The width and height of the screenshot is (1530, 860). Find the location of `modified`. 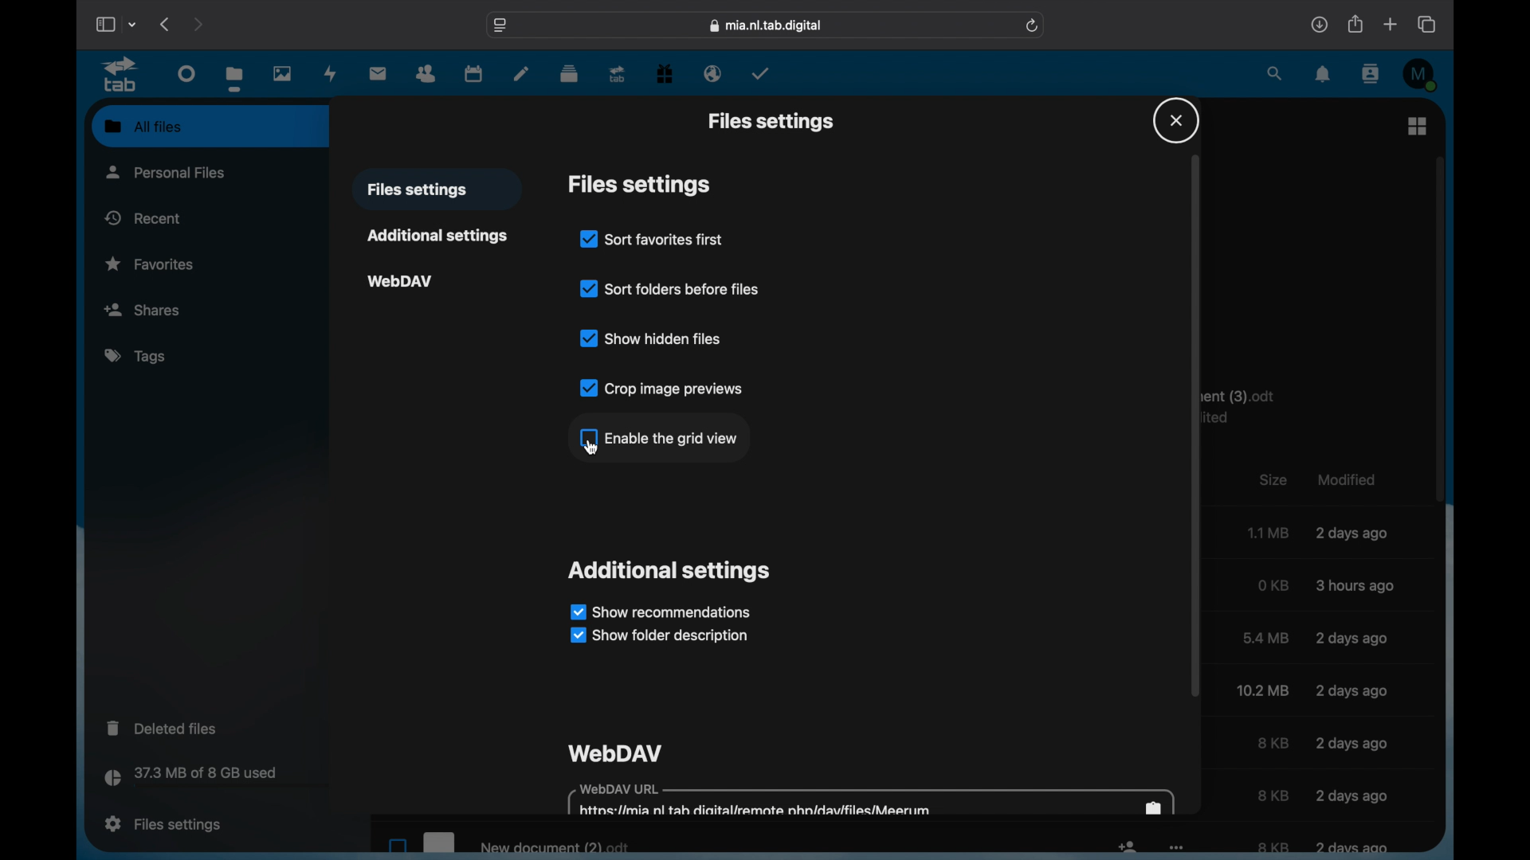

modified is located at coordinates (1352, 743).